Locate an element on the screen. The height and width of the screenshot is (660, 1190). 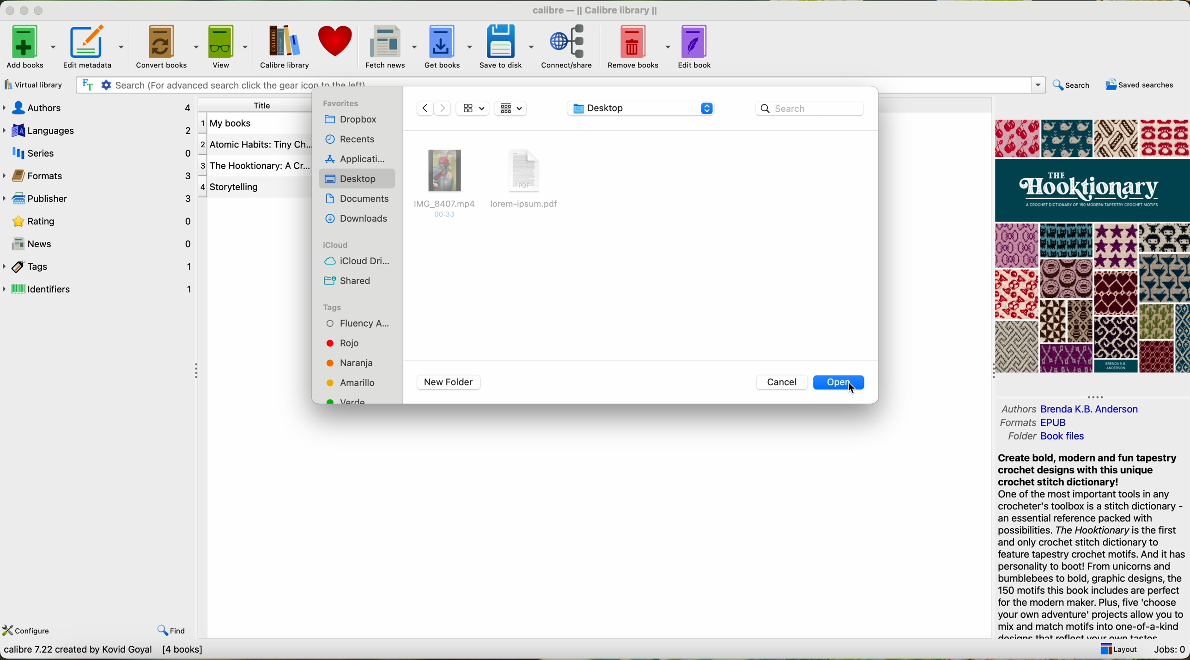
video file is located at coordinates (445, 182).